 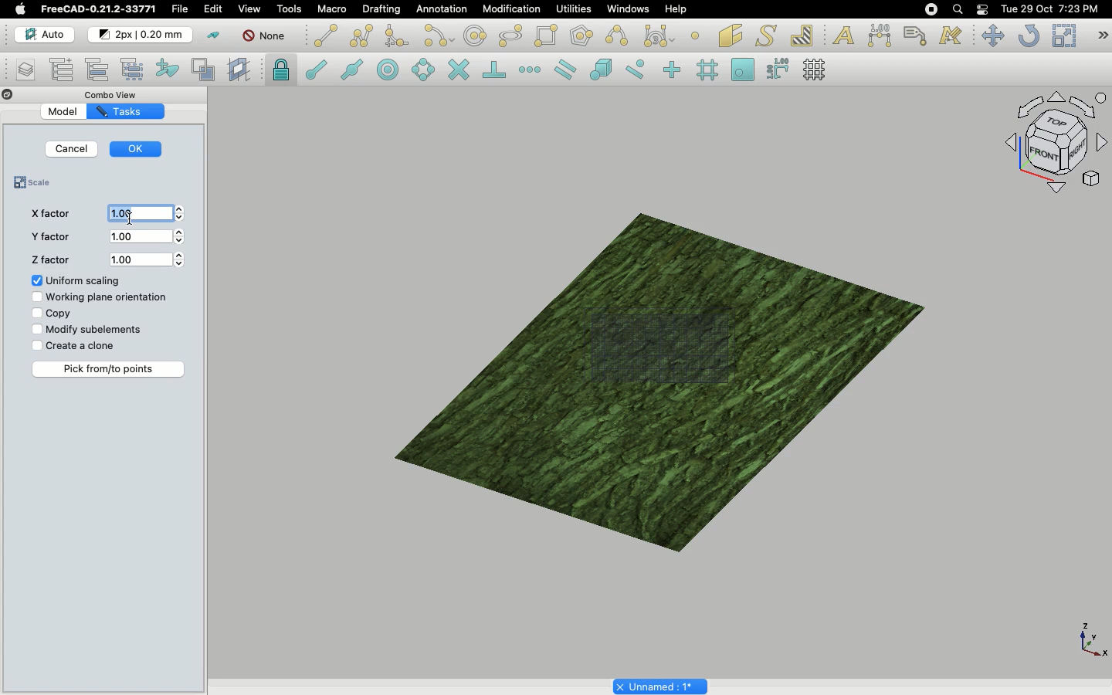 I want to click on Refresh, so click(x=1028, y=36).